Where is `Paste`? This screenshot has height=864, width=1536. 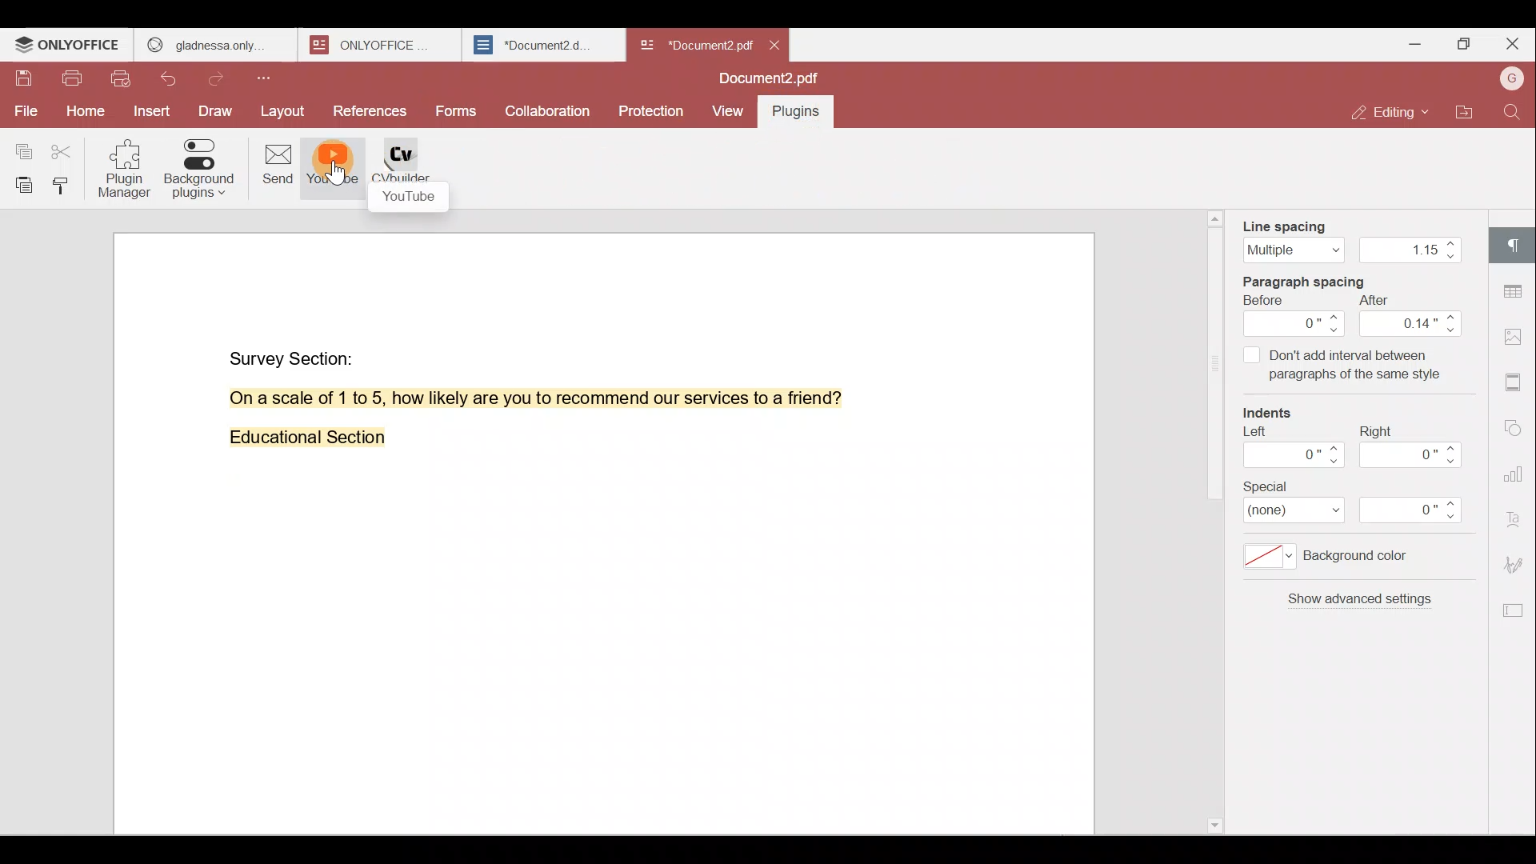
Paste is located at coordinates (19, 185).